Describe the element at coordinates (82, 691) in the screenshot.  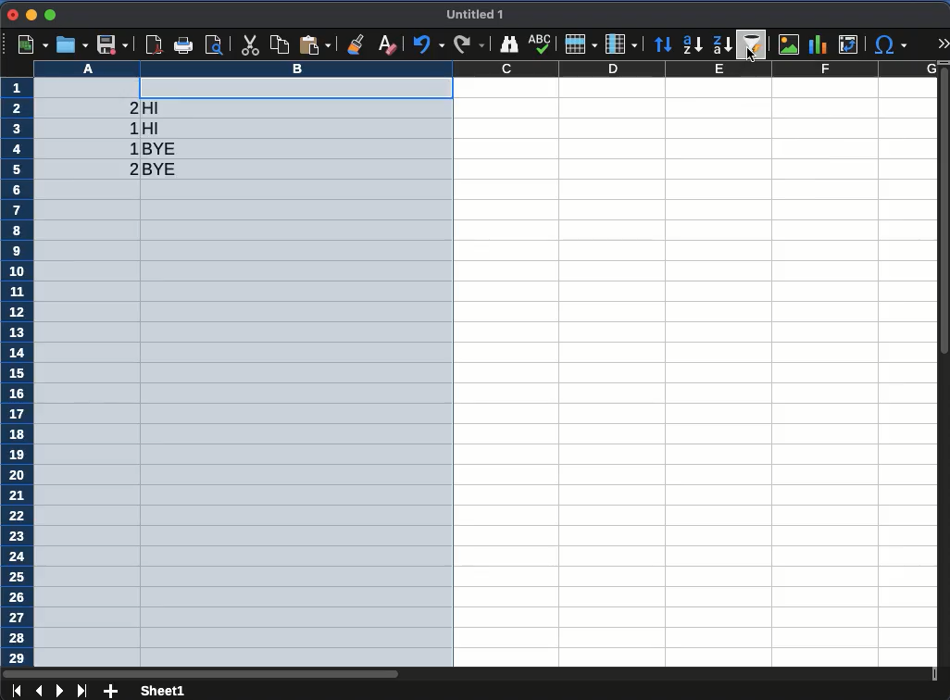
I see `last sheet` at that location.